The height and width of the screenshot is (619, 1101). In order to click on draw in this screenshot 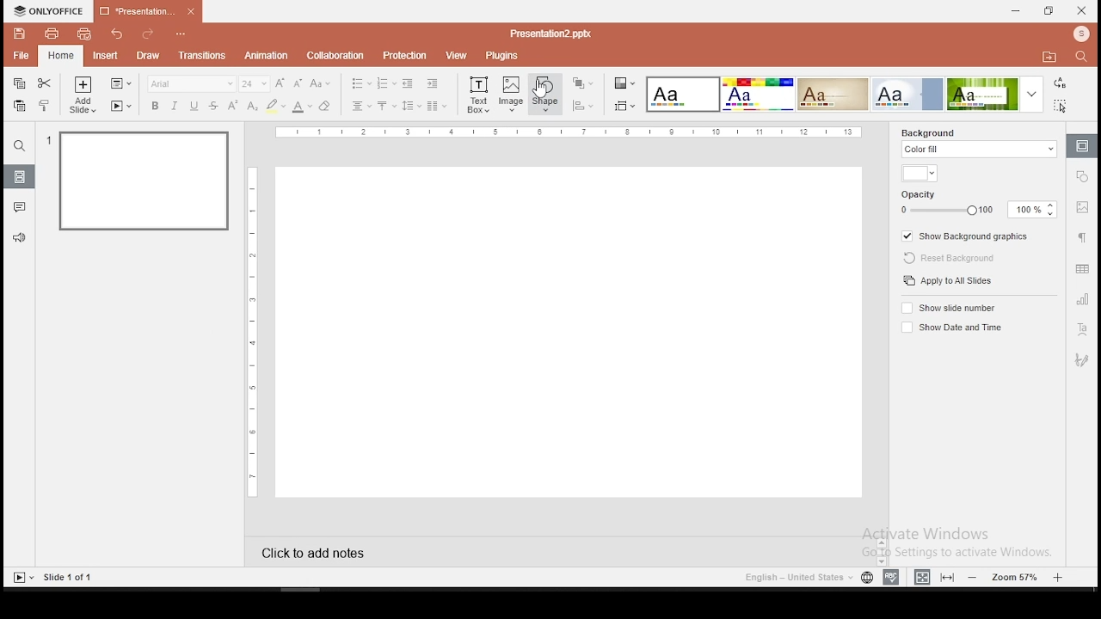, I will do `click(149, 56)`.